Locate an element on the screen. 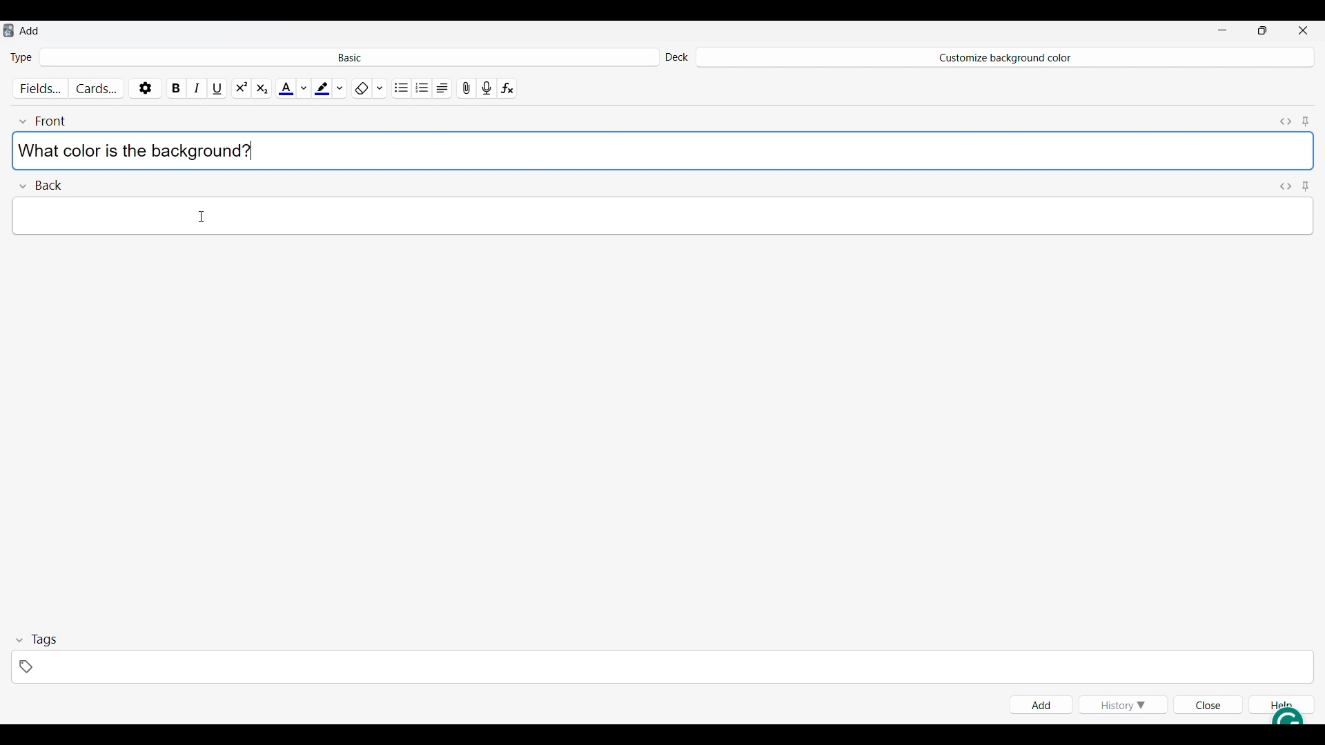  Customize fields is located at coordinates (42, 86).